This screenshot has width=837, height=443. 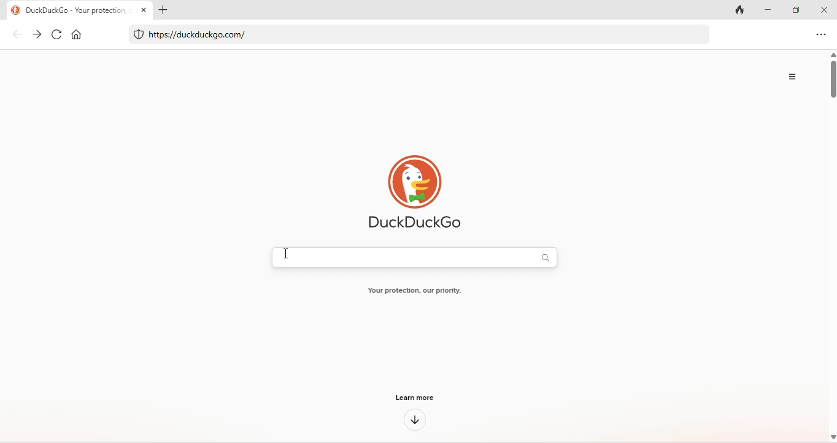 I want to click on search bar, so click(x=406, y=257).